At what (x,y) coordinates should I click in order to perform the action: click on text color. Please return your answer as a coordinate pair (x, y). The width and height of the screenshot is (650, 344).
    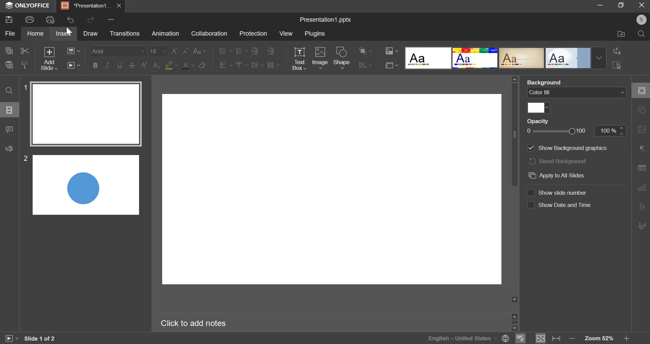
    Looking at the image, I should click on (187, 65).